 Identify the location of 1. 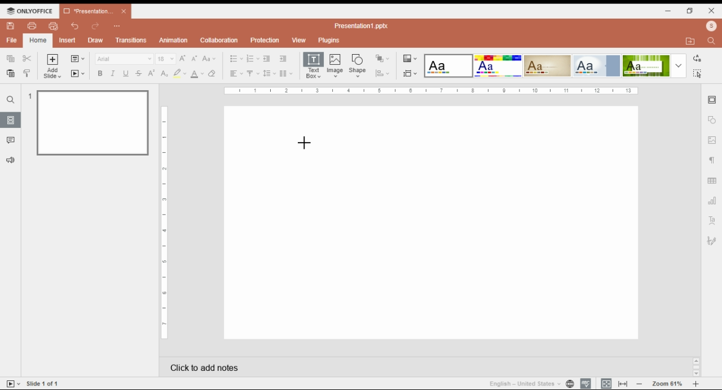
(29, 96).